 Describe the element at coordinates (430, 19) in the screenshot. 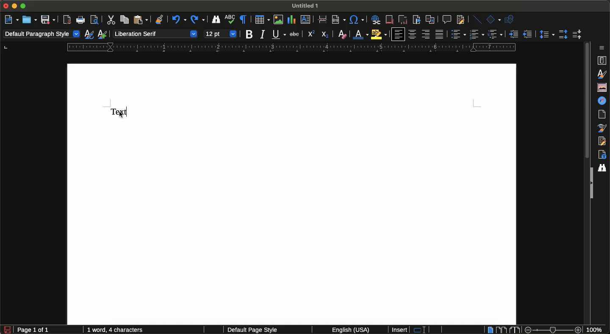

I see `Insert cross-reference` at that location.